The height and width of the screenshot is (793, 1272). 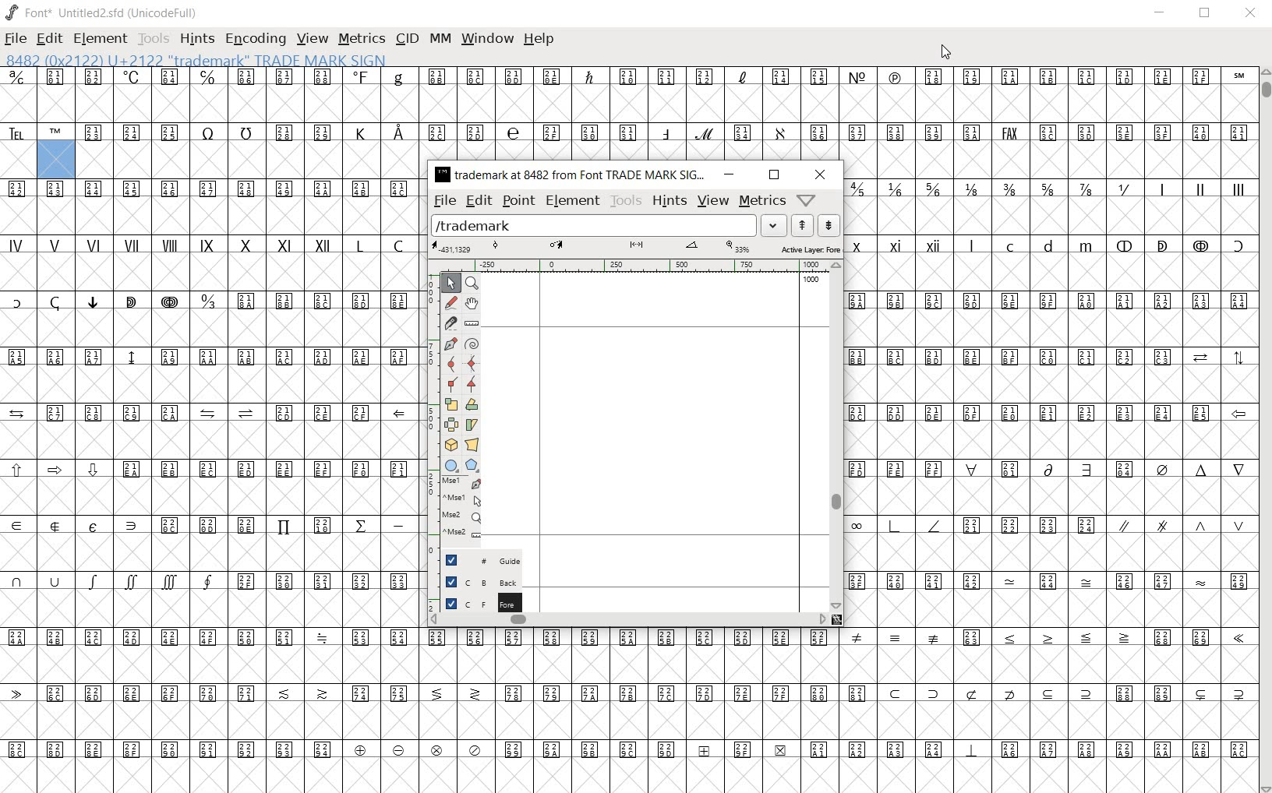 I want to click on CURSOR, so click(x=946, y=51).